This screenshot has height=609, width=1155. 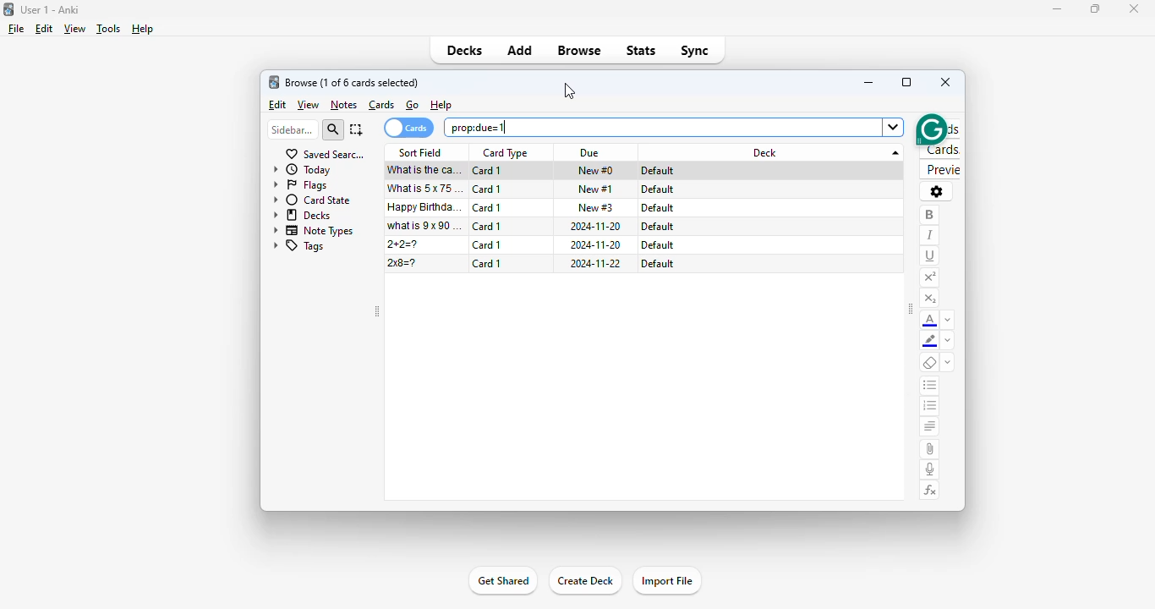 What do you see at coordinates (674, 127) in the screenshot?
I see `search bar` at bounding box center [674, 127].